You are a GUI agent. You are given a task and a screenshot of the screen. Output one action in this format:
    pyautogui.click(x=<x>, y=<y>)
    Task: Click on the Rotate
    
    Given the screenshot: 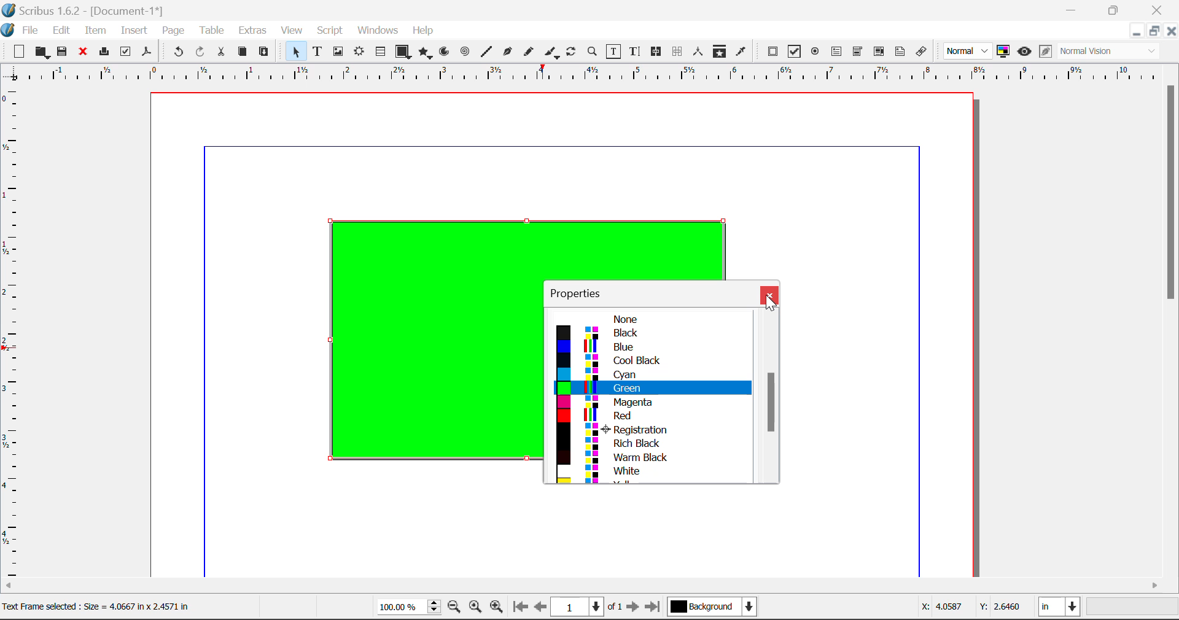 What is the action you would take?
    pyautogui.click(x=572, y=50)
    